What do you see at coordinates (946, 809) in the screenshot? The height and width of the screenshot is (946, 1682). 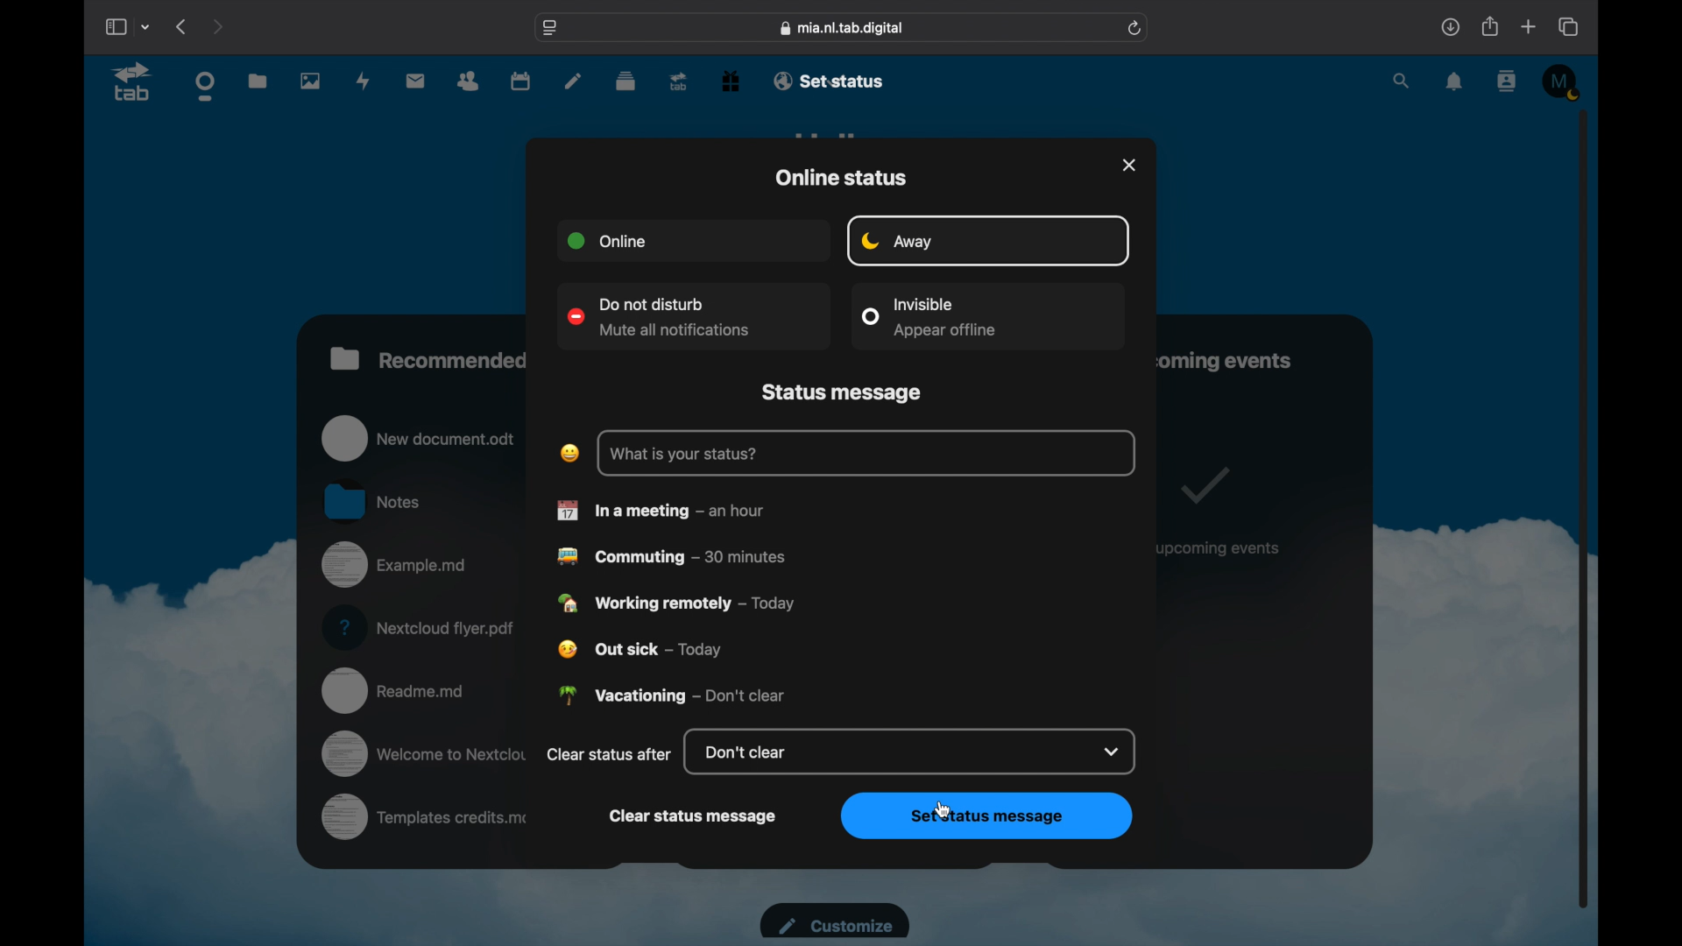 I see `cursor` at bounding box center [946, 809].